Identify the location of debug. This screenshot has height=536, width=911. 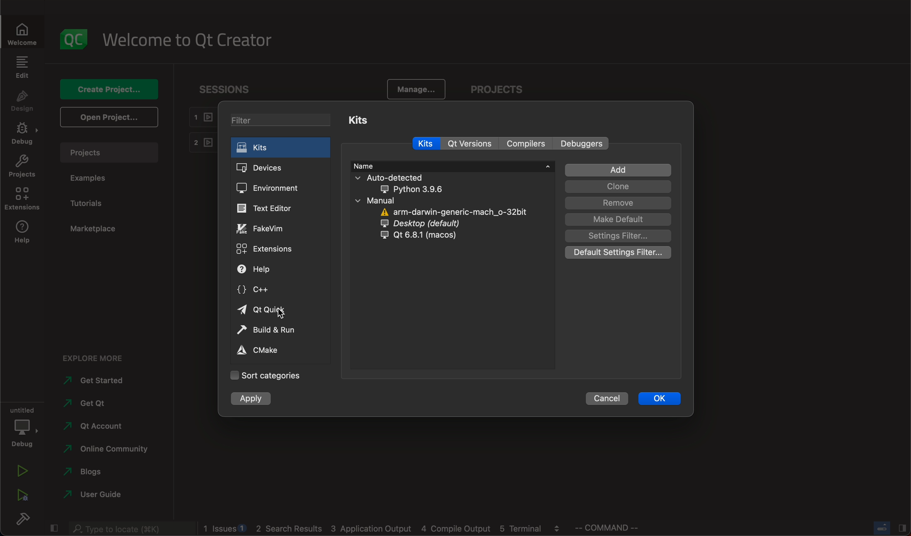
(23, 134).